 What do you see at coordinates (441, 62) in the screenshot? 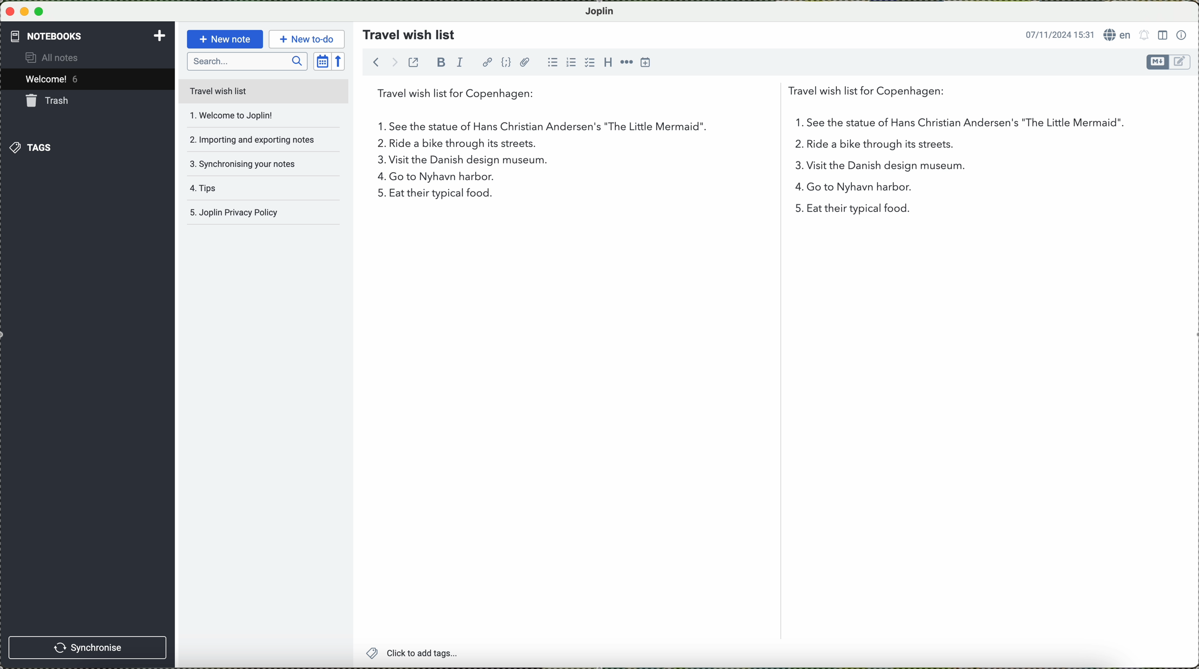
I see `bold` at bounding box center [441, 62].